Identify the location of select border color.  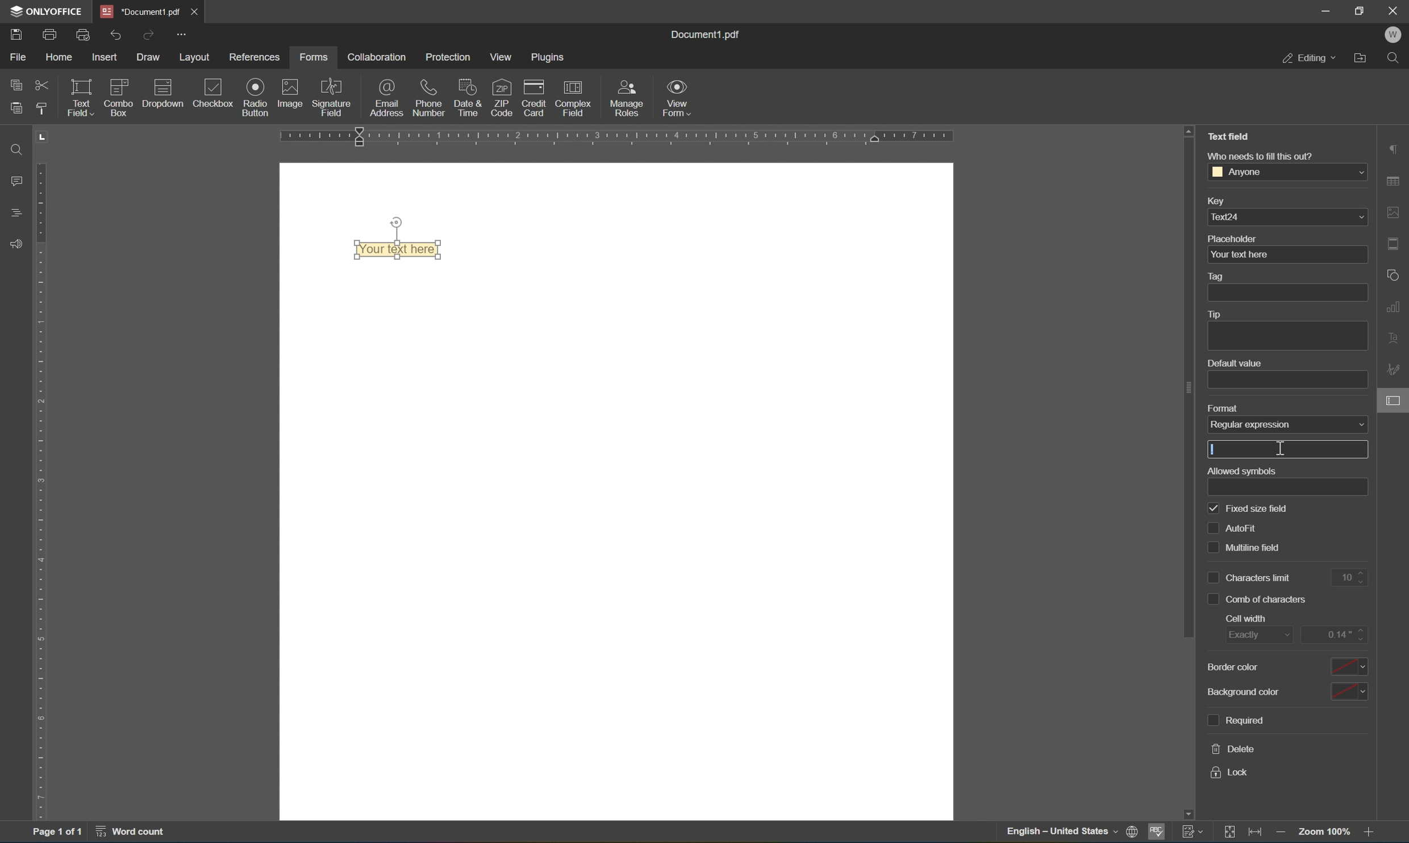
(1347, 666).